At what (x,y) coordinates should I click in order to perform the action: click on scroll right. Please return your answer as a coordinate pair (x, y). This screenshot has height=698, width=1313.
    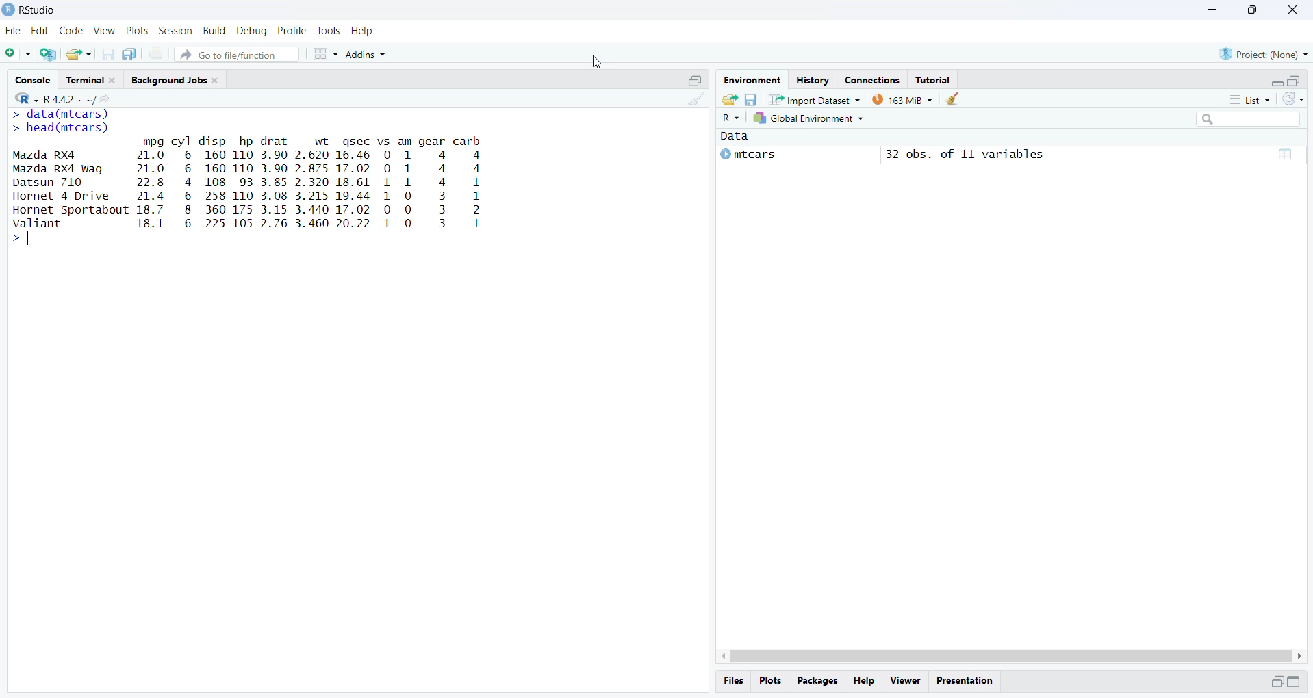
    Looking at the image, I should click on (1302, 656).